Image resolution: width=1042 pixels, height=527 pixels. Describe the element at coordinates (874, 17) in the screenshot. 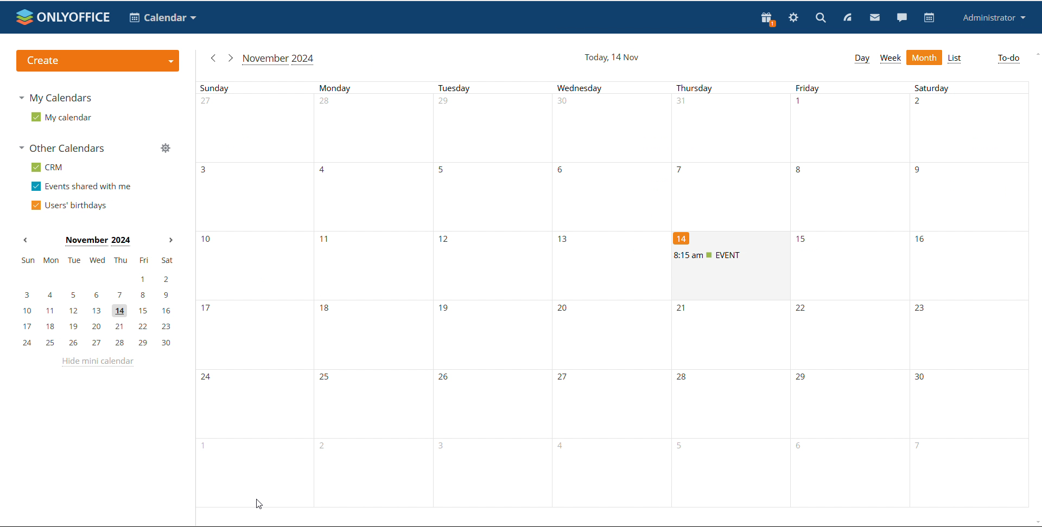

I see `mail` at that location.